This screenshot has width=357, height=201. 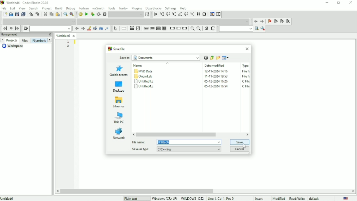 I want to click on Step out, so click(x=180, y=15).